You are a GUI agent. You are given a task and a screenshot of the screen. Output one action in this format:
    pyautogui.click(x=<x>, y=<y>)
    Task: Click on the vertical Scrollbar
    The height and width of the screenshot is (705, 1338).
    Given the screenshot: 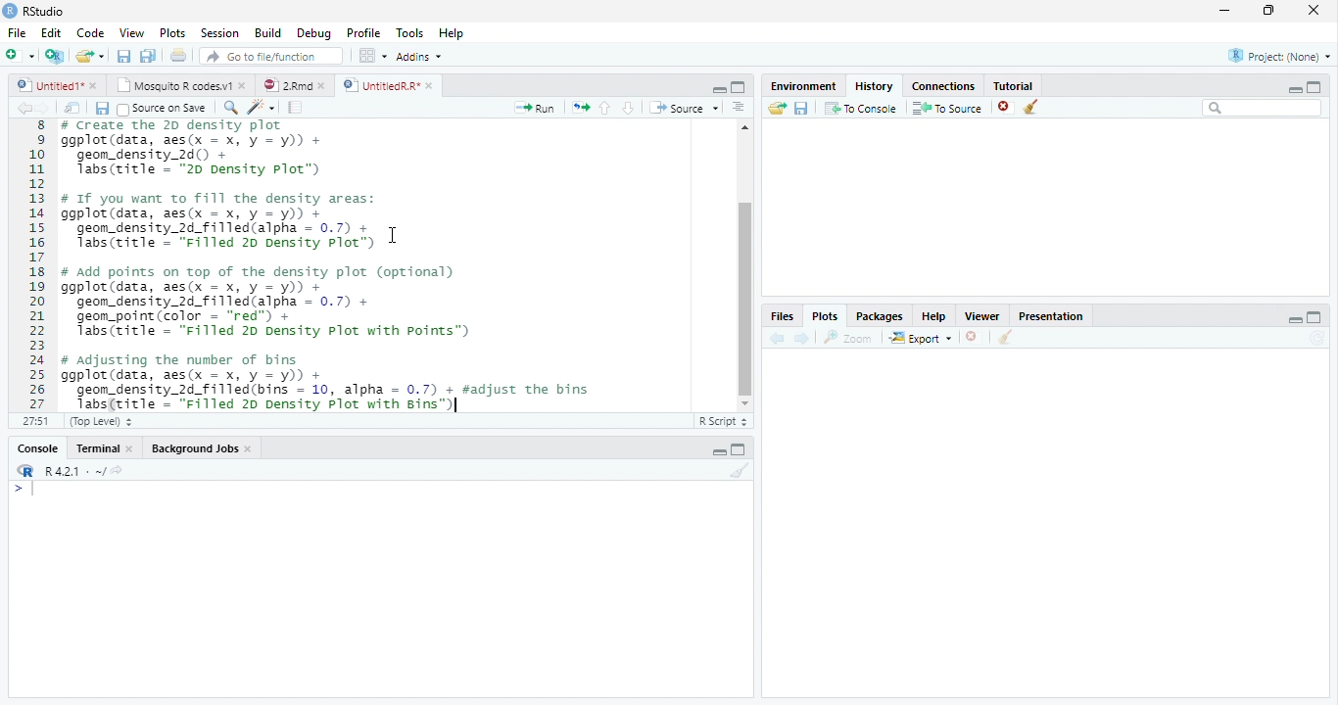 What is the action you would take?
    pyautogui.click(x=745, y=299)
    